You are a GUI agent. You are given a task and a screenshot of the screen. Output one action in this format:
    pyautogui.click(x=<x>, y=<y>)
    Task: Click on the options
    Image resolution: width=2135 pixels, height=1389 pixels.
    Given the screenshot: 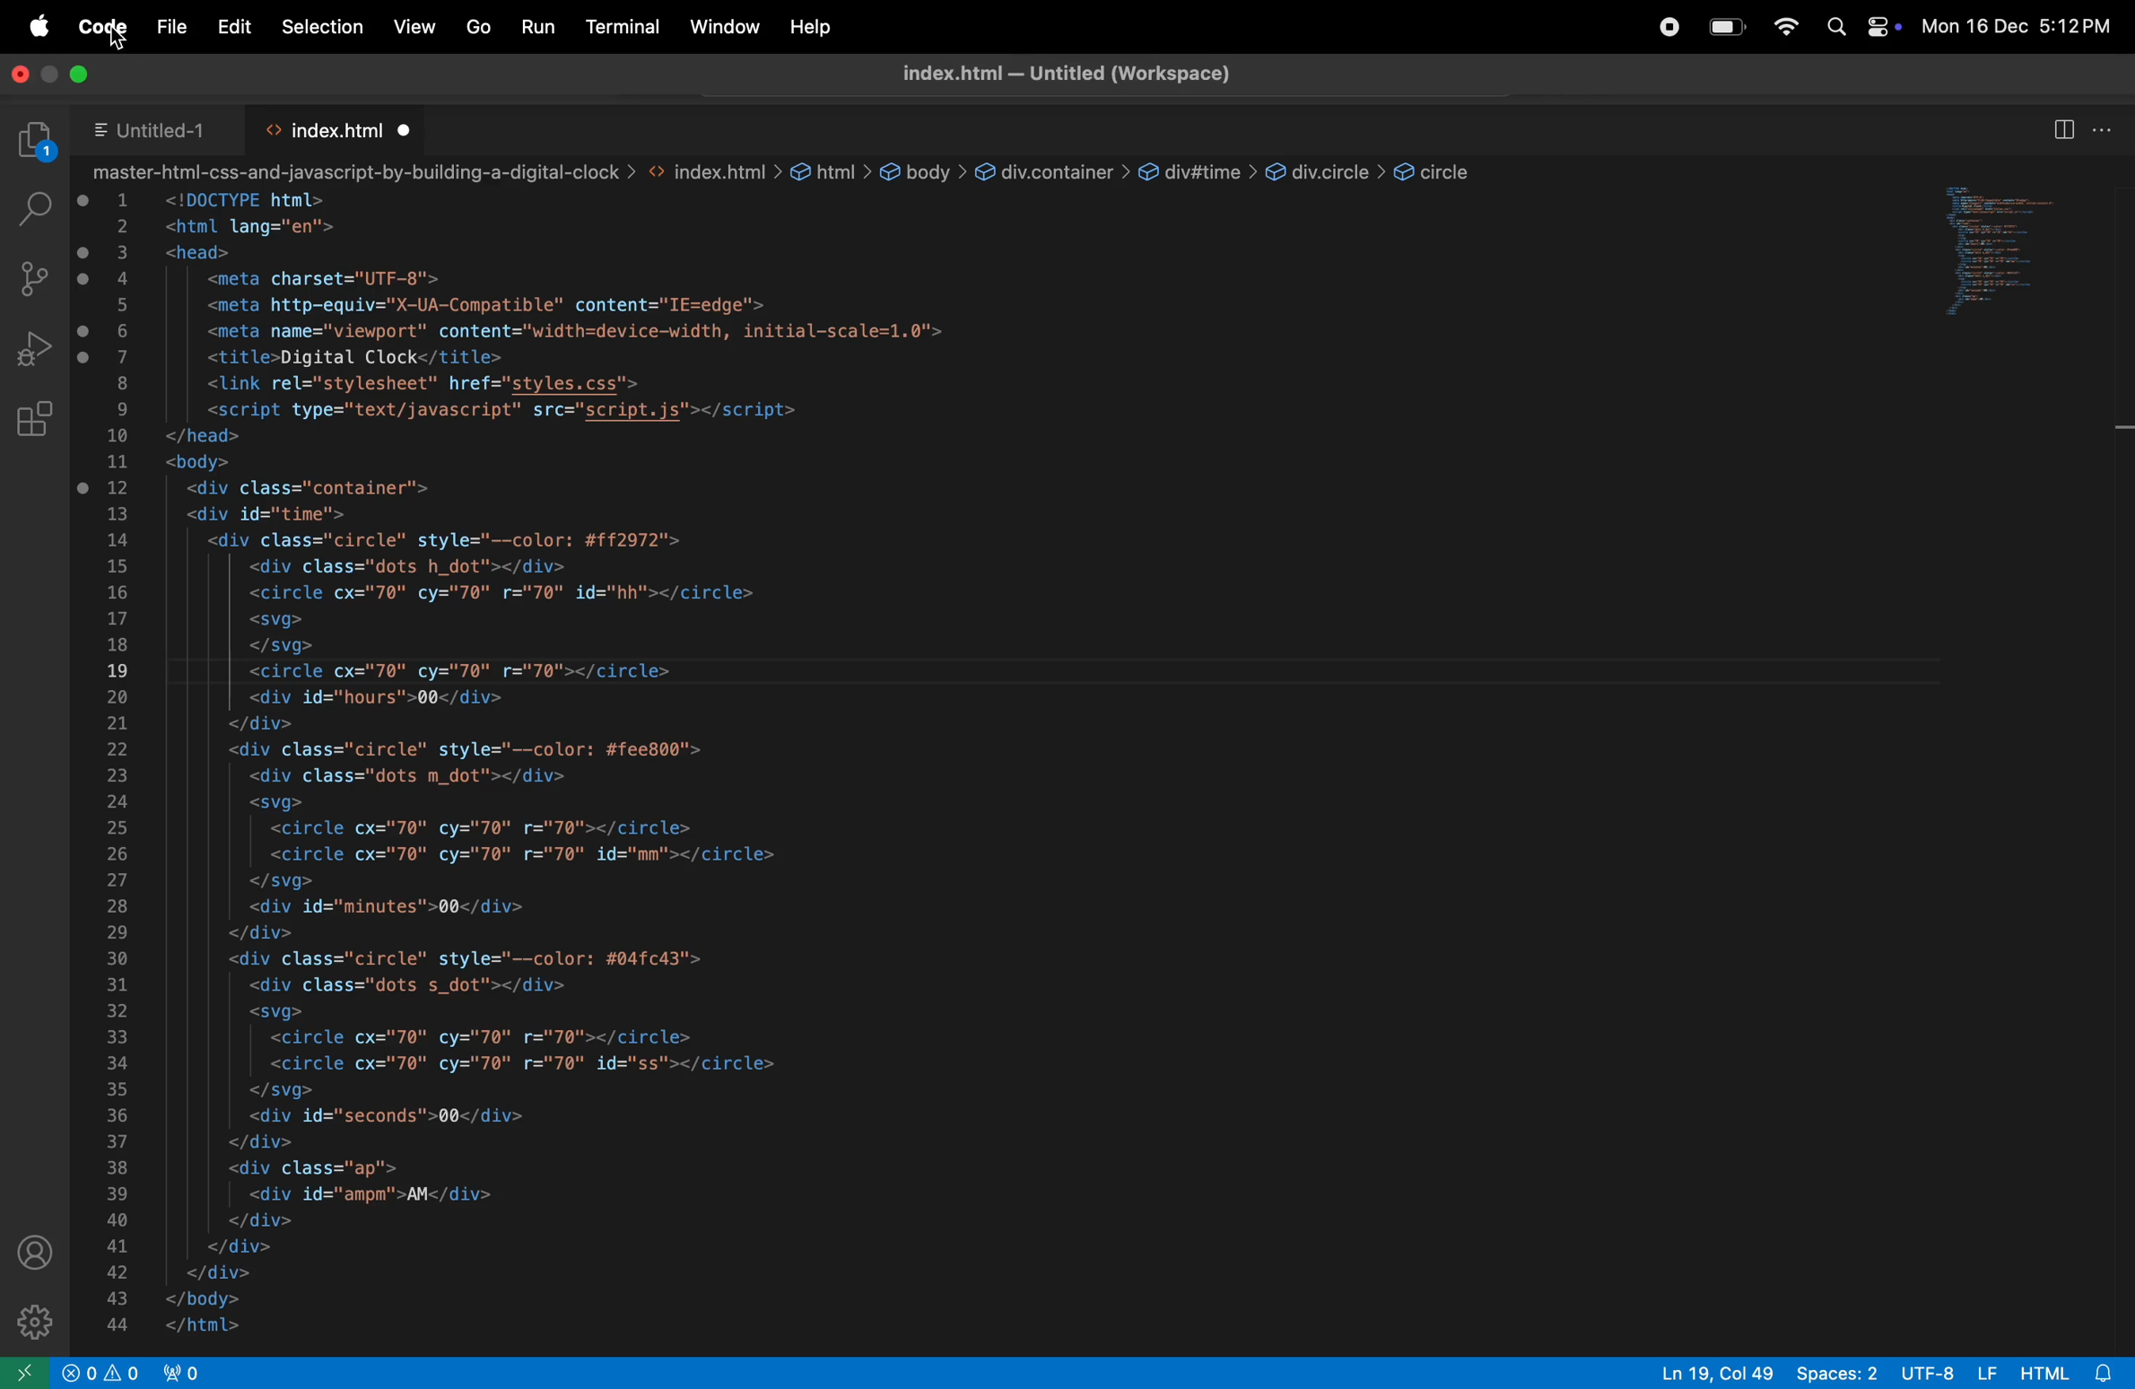 What is the action you would take?
    pyautogui.click(x=2104, y=132)
    